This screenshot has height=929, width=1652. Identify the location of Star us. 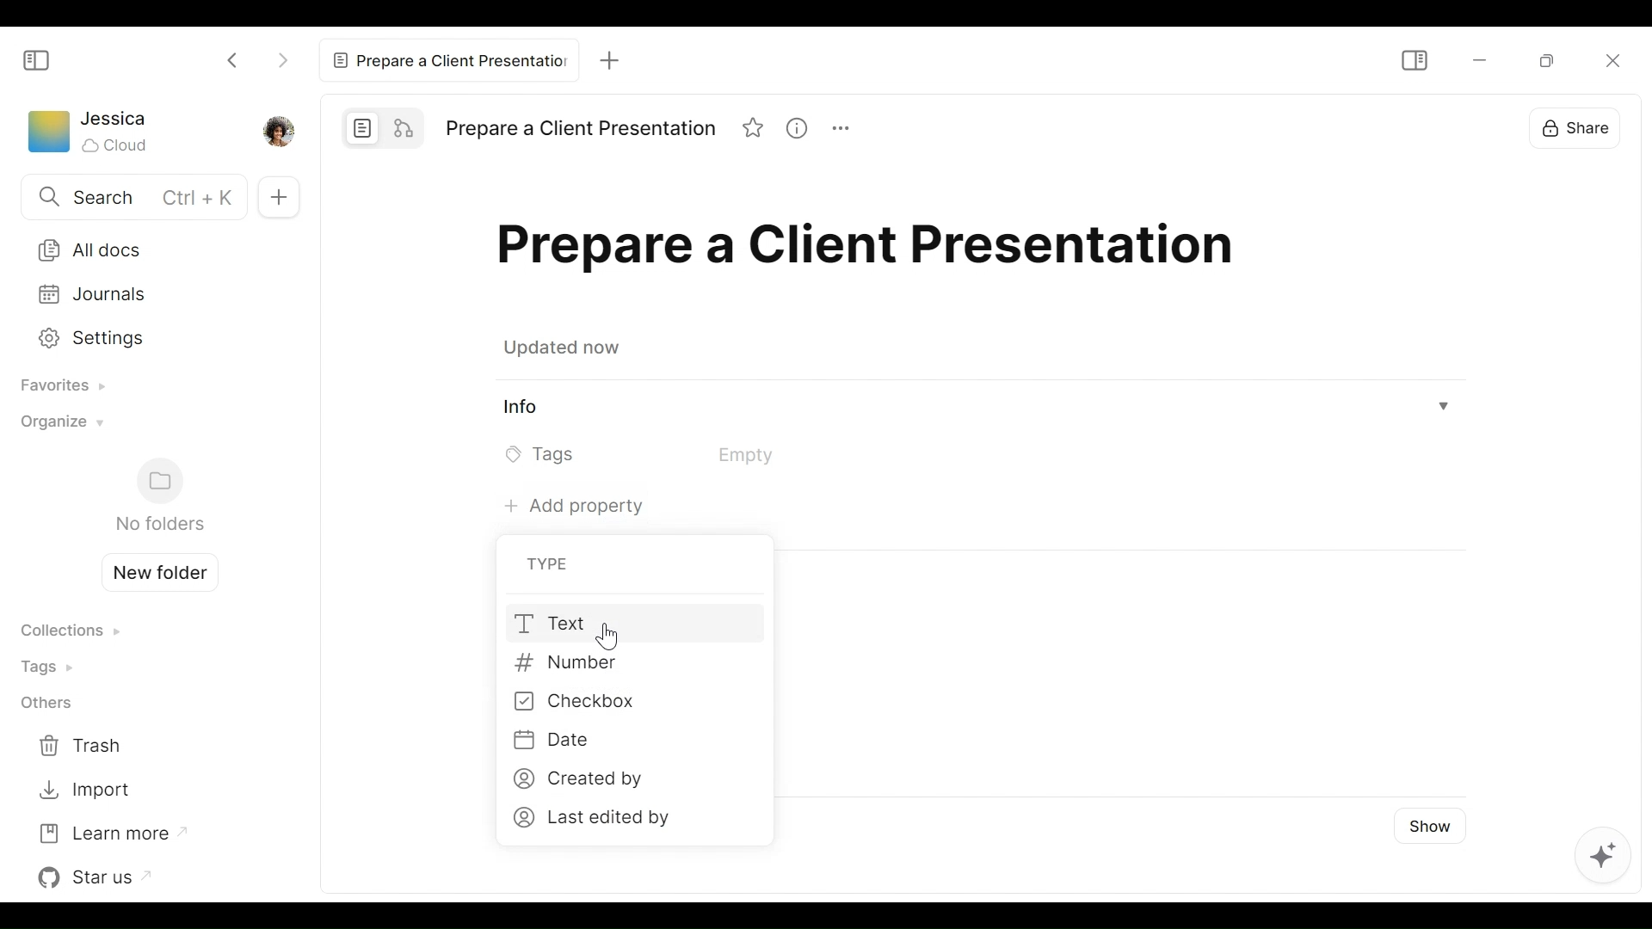
(99, 877).